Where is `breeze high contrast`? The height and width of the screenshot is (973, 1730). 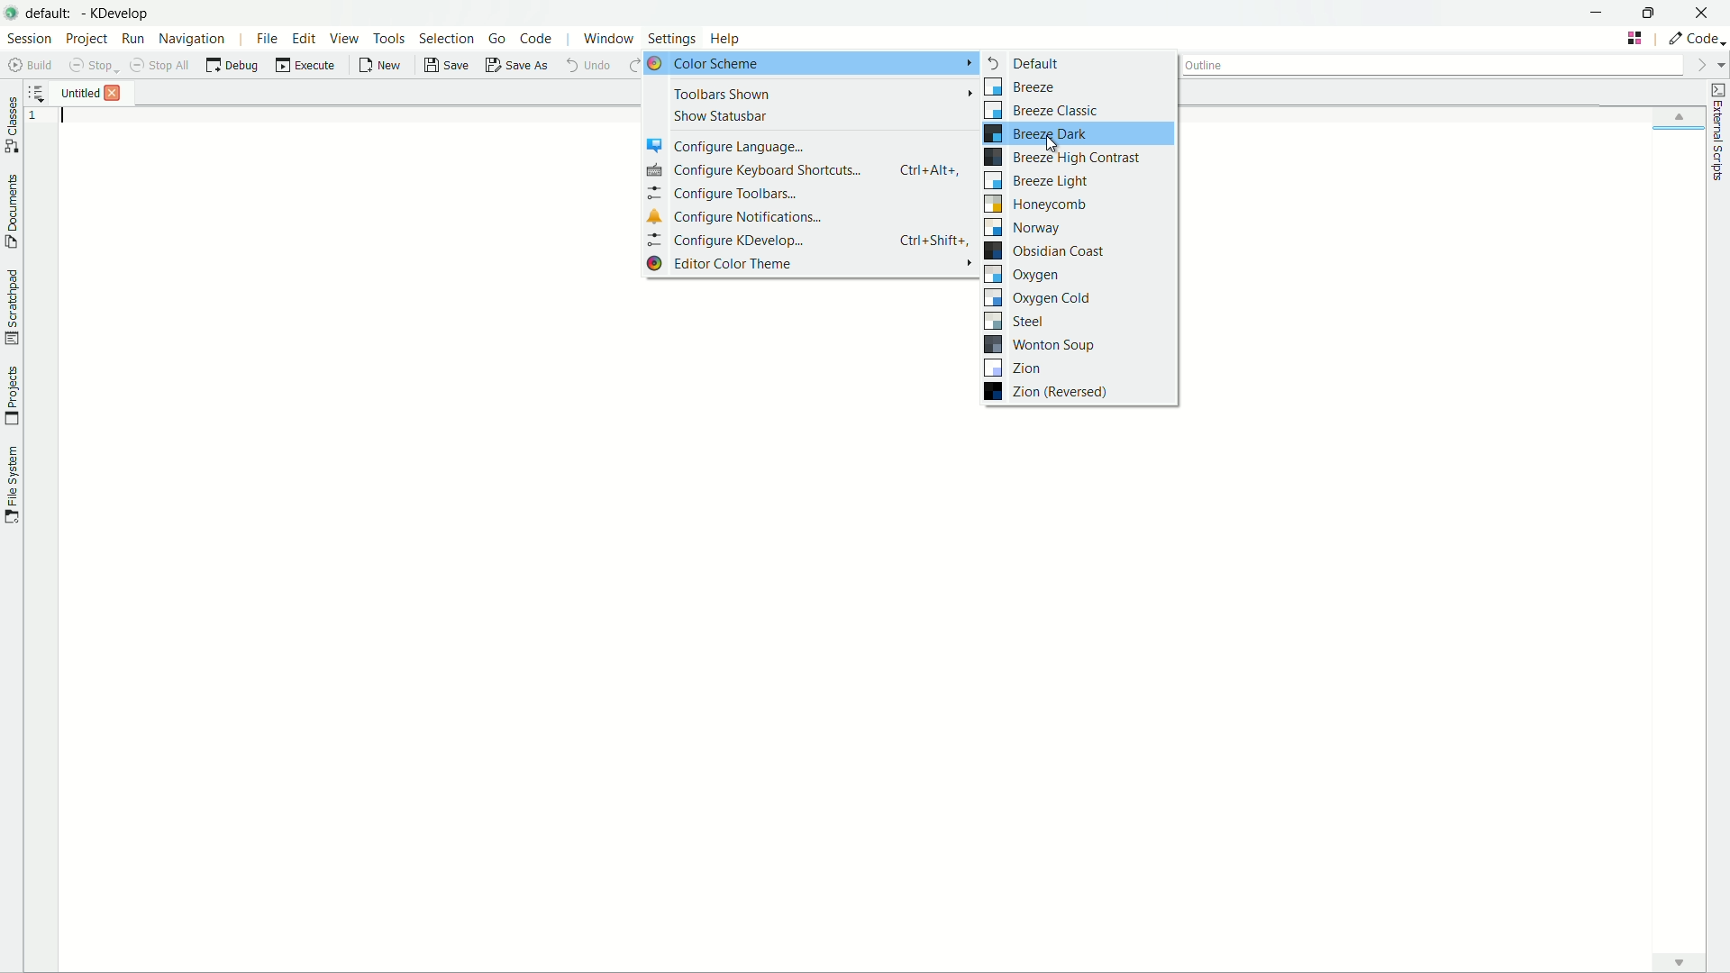
breeze high contrast is located at coordinates (1063, 157).